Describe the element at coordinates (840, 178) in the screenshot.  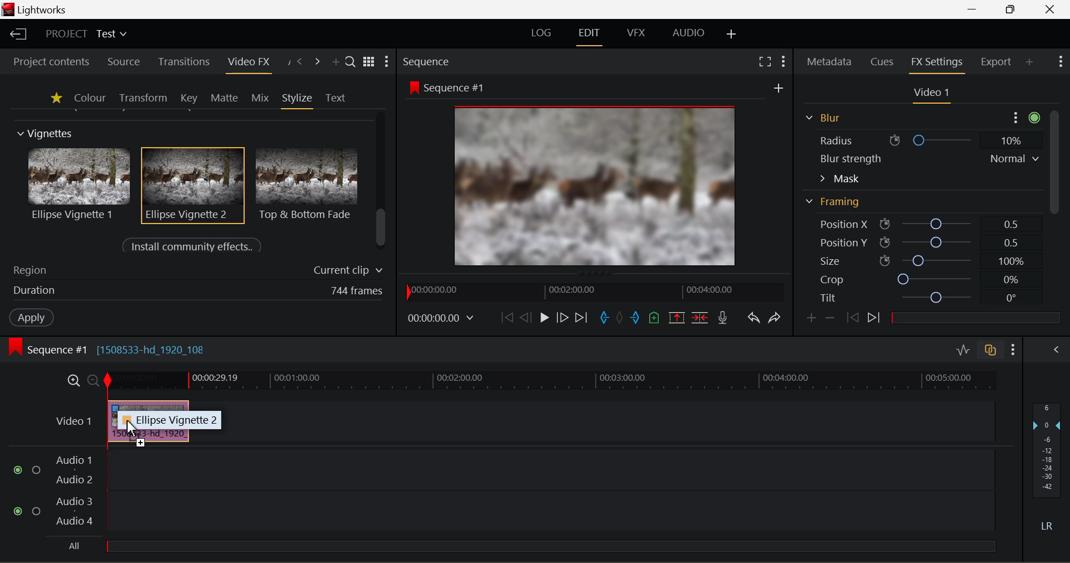
I see `Mask` at that location.